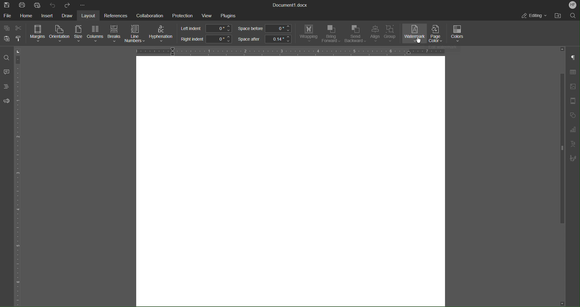 The width and height of the screenshot is (580, 307). Describe the element at coordinates (208, 15) in the screenshot. I see `View` at that location.